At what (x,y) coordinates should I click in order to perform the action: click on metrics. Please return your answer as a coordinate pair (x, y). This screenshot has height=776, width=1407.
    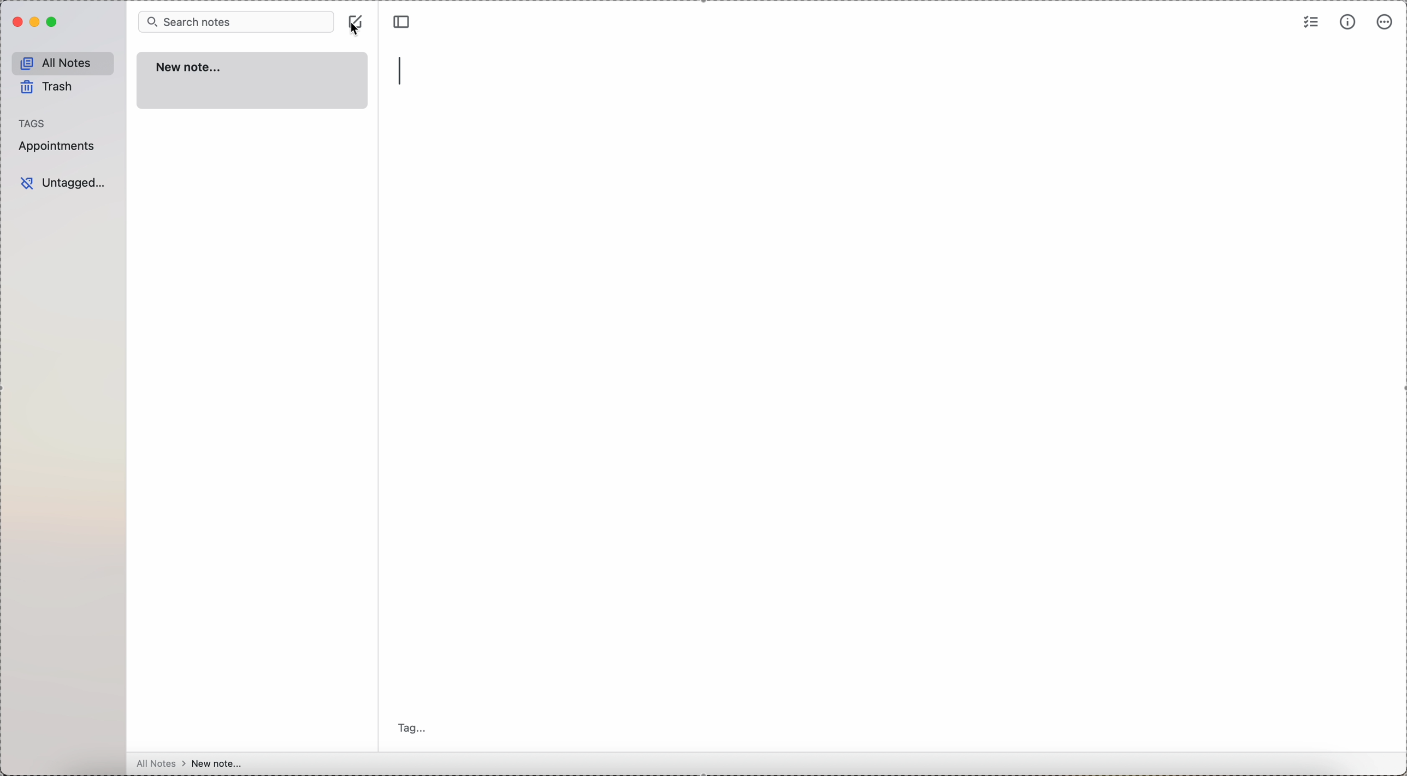
    Looking at the image, I should click on (1348, 22).